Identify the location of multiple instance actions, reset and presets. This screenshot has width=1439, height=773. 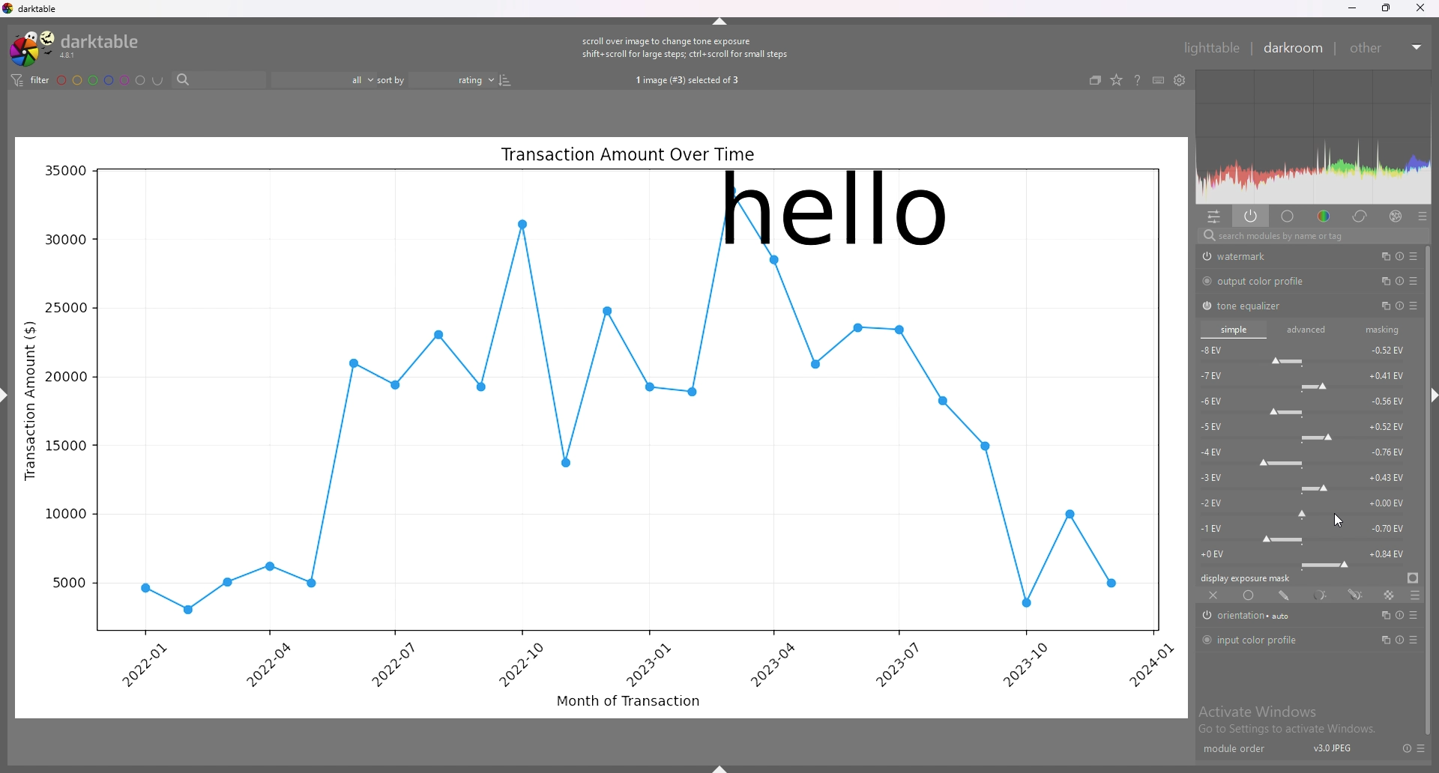
(1401, 639).